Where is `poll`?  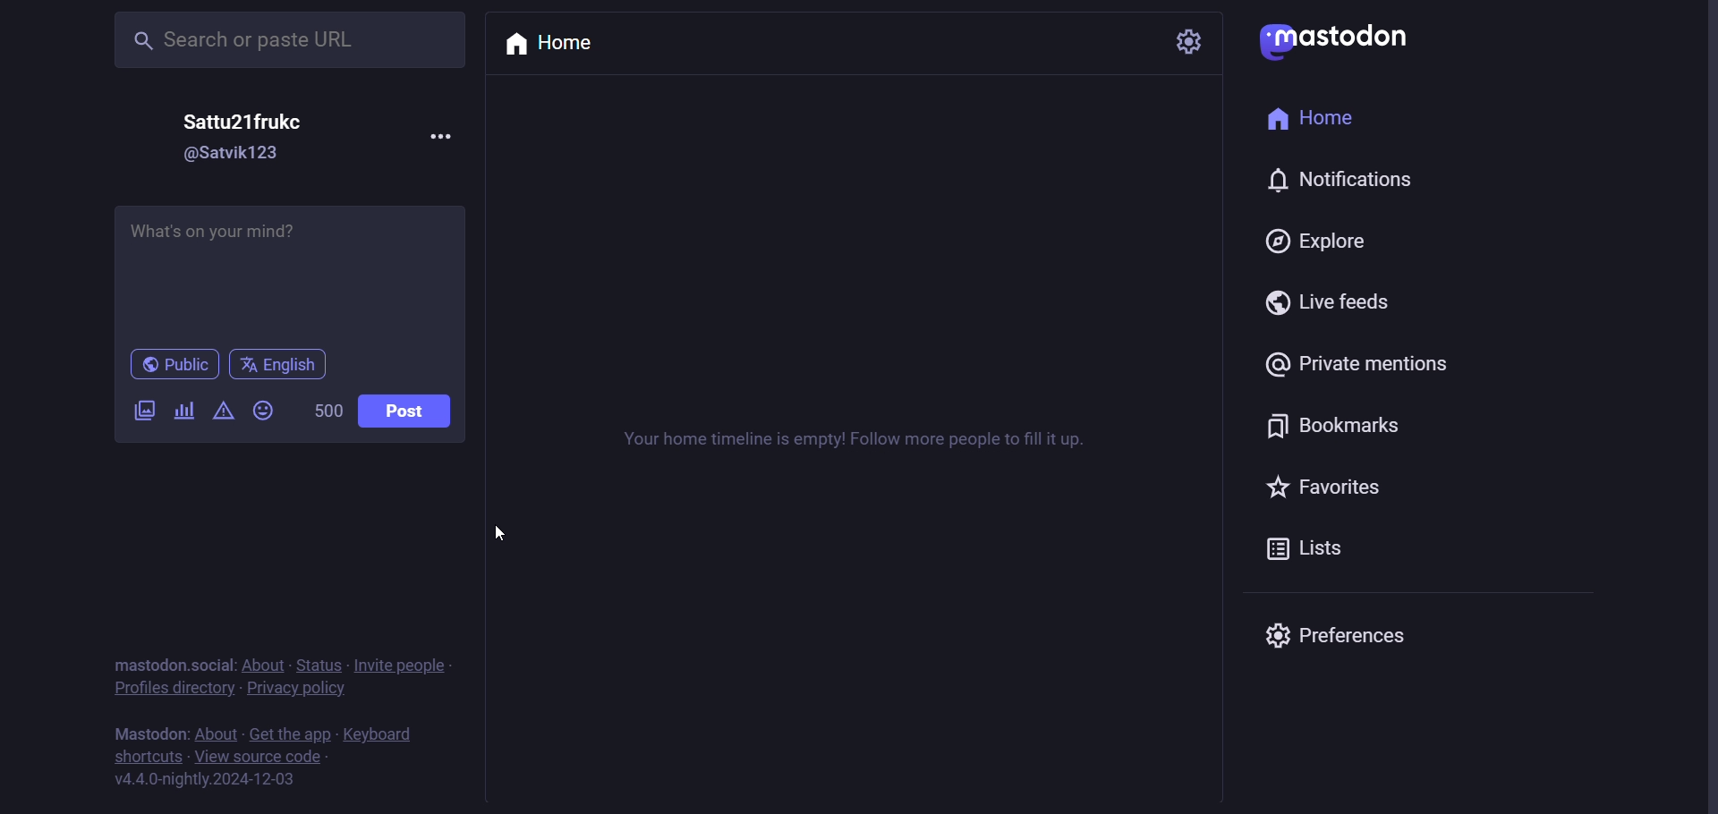 poll is located at coordinates (183, 411).